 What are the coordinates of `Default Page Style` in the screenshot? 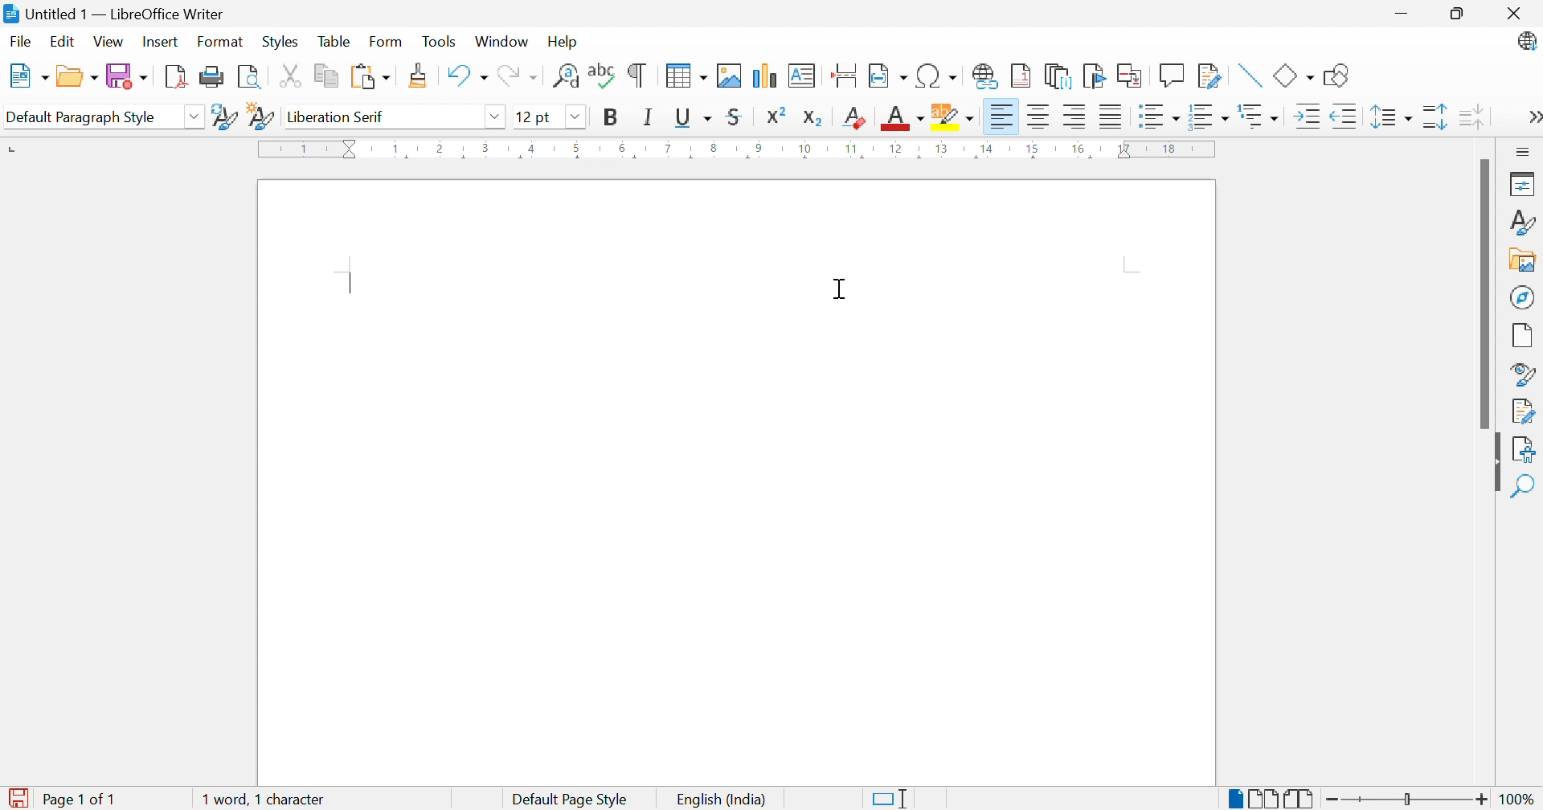 It's located at (572, 798).